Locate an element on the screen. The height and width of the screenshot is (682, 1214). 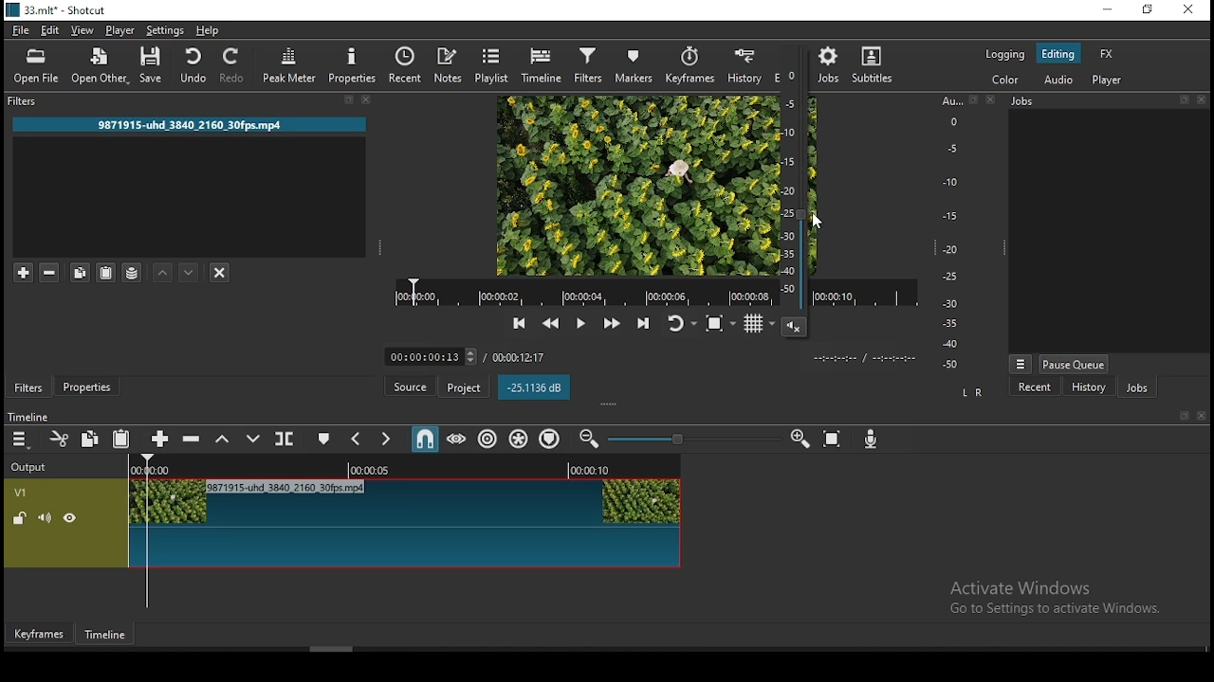
toggle zoom is located at coordinates (719, 326).